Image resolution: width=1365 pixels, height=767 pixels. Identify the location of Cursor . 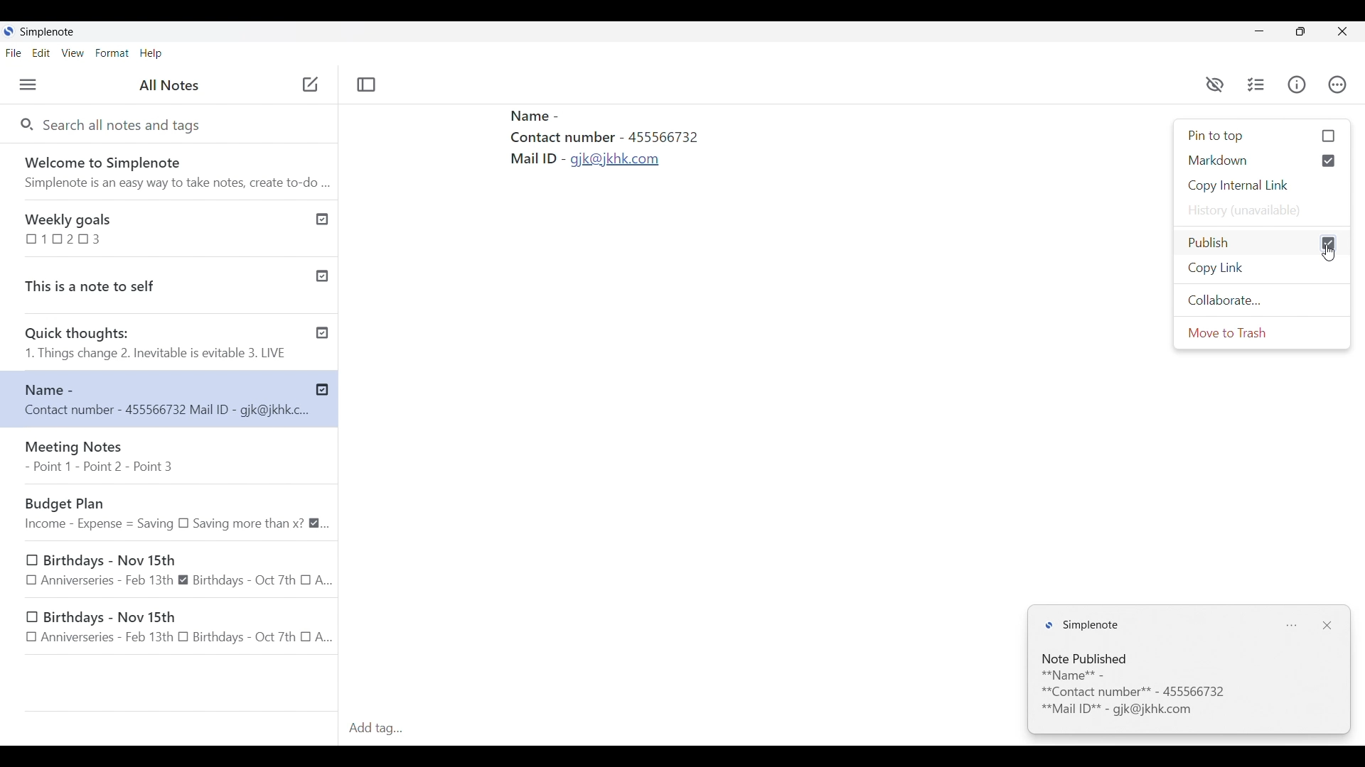
(1330, 254).